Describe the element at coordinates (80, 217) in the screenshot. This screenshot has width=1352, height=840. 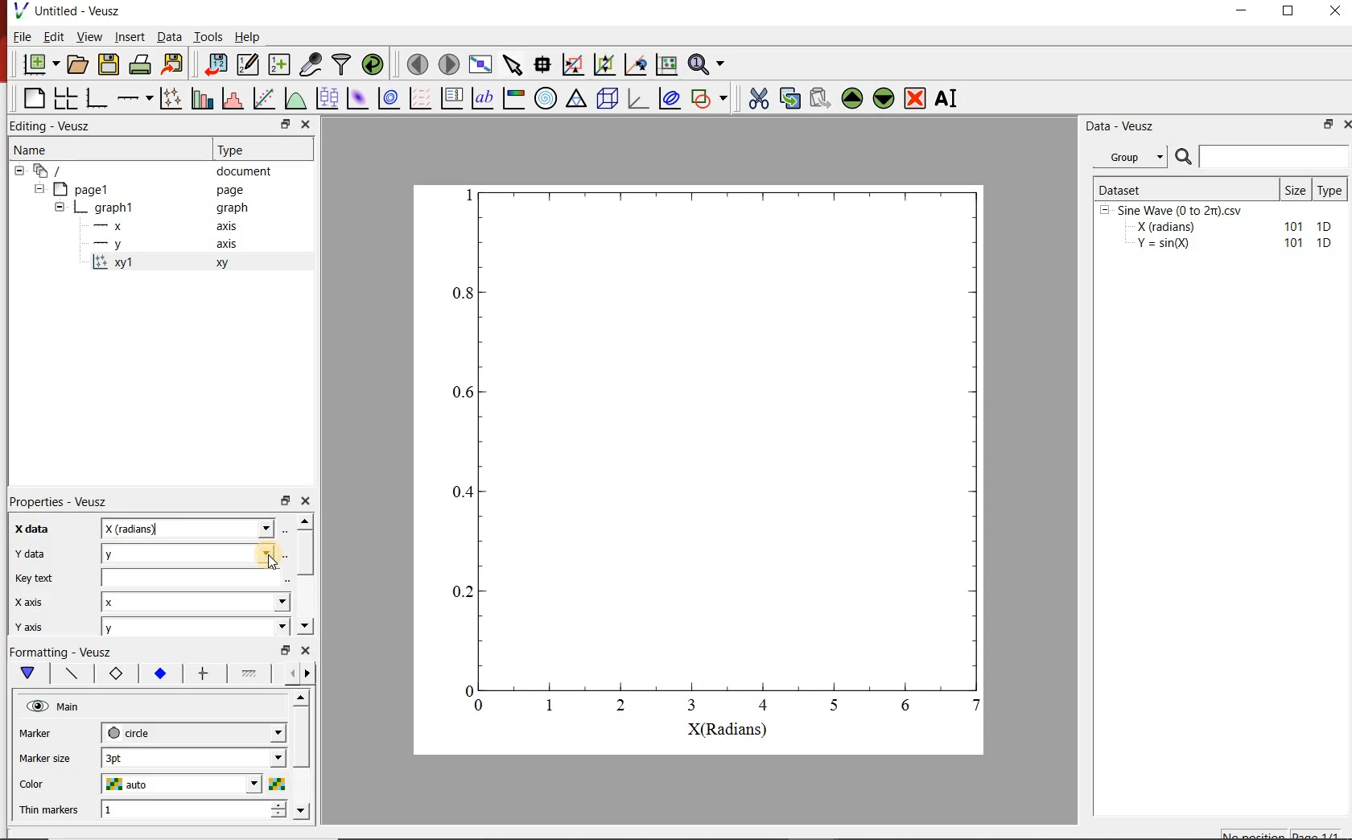
I see `Page 1 Graph 1` at that location.